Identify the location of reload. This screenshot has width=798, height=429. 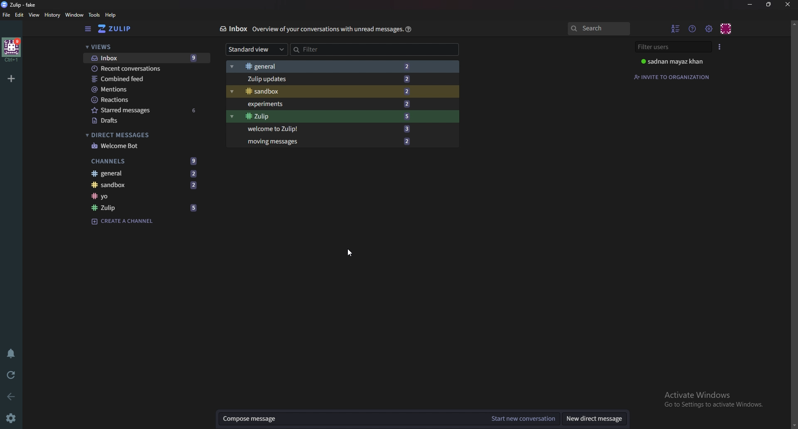
(12, 375).